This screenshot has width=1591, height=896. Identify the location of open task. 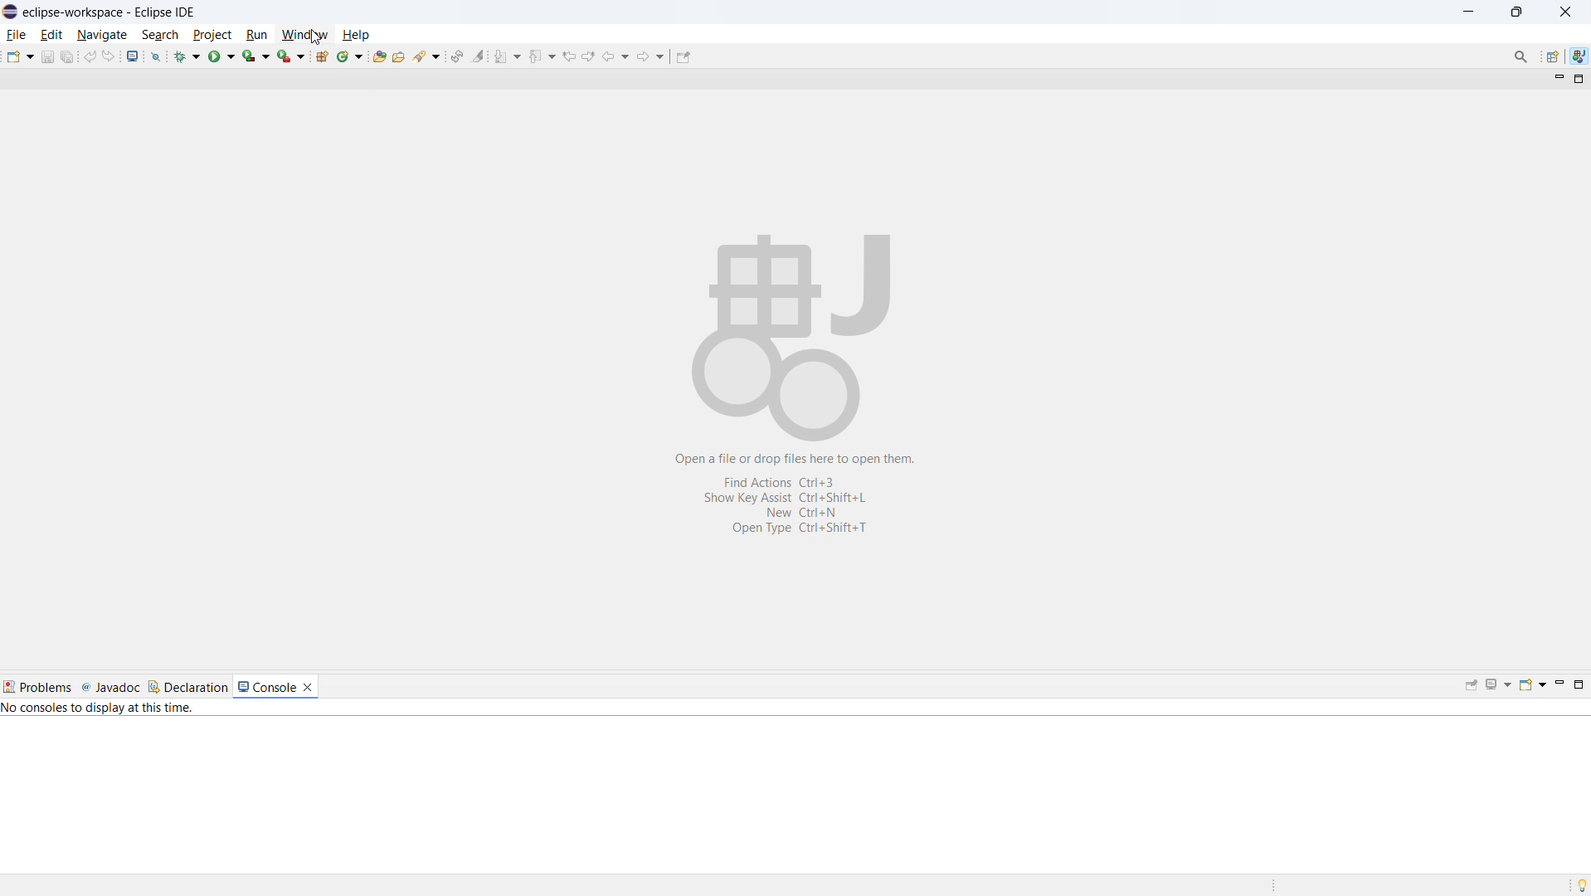
(399, 56).